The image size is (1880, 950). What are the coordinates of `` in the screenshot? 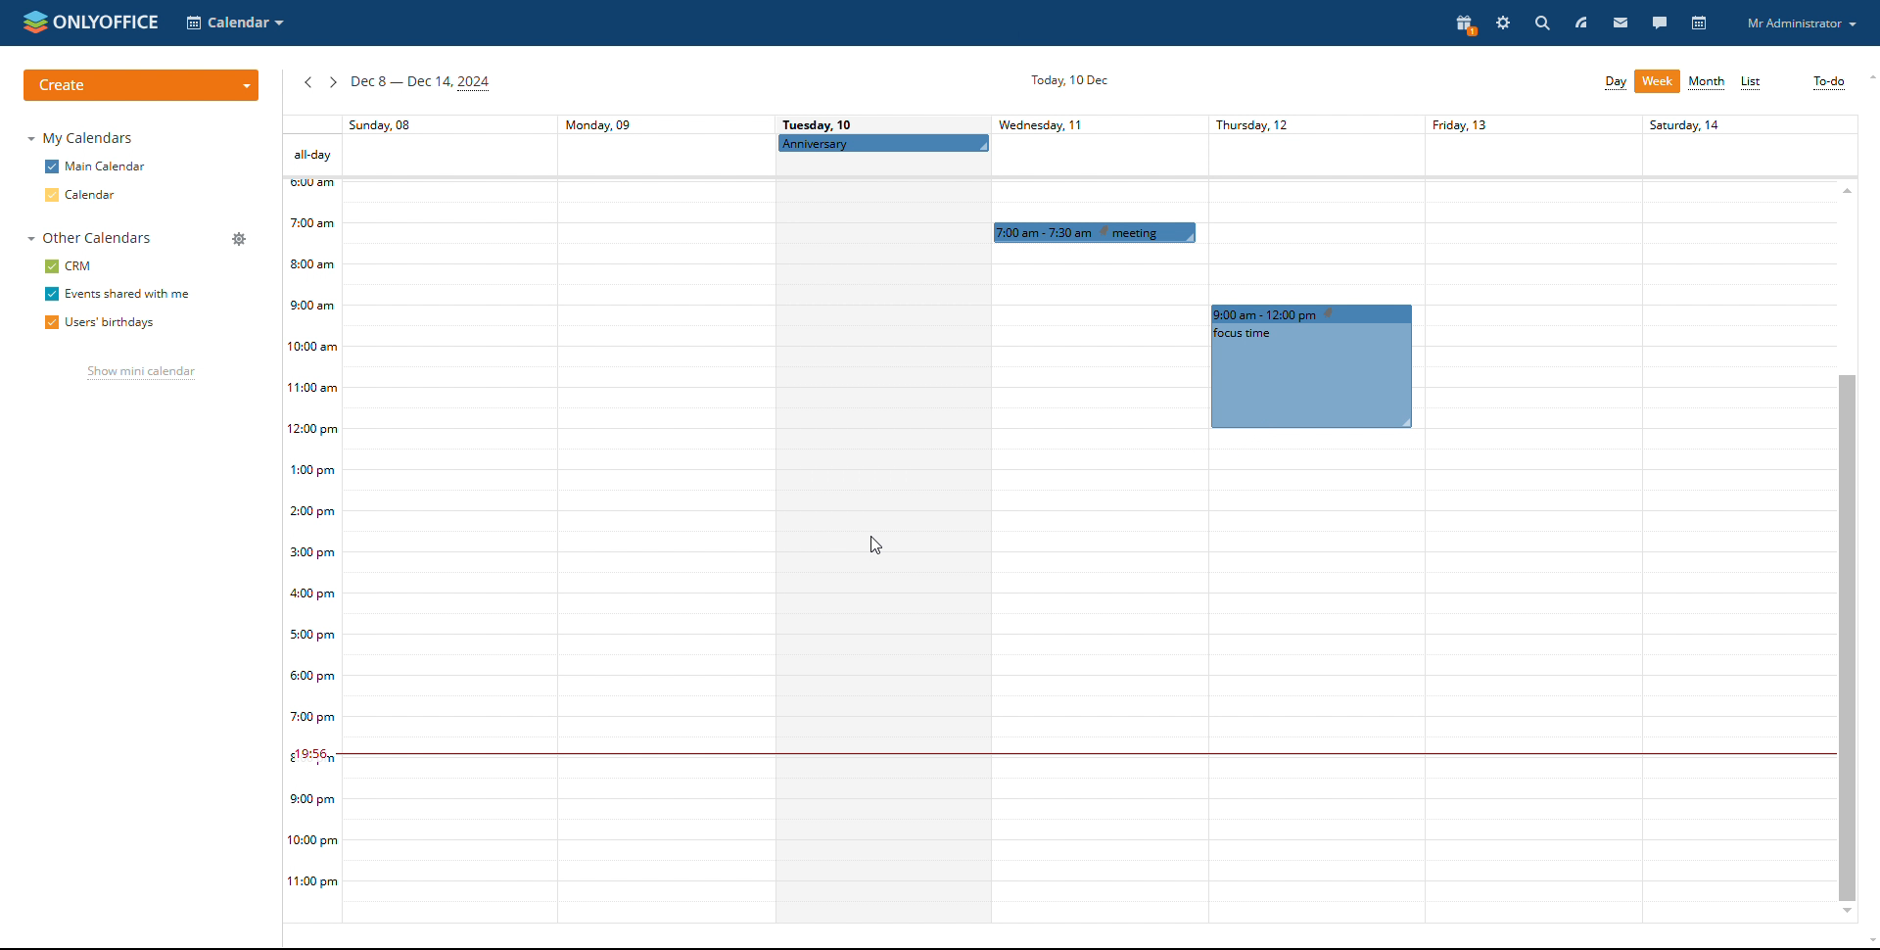 It's located at (1737, 515).